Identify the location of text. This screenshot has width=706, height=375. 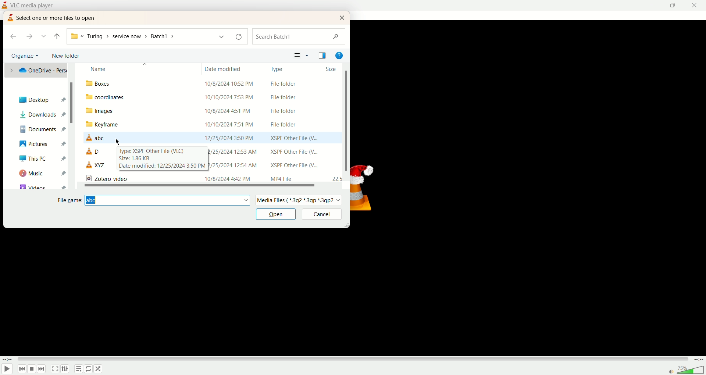
(56, 17).